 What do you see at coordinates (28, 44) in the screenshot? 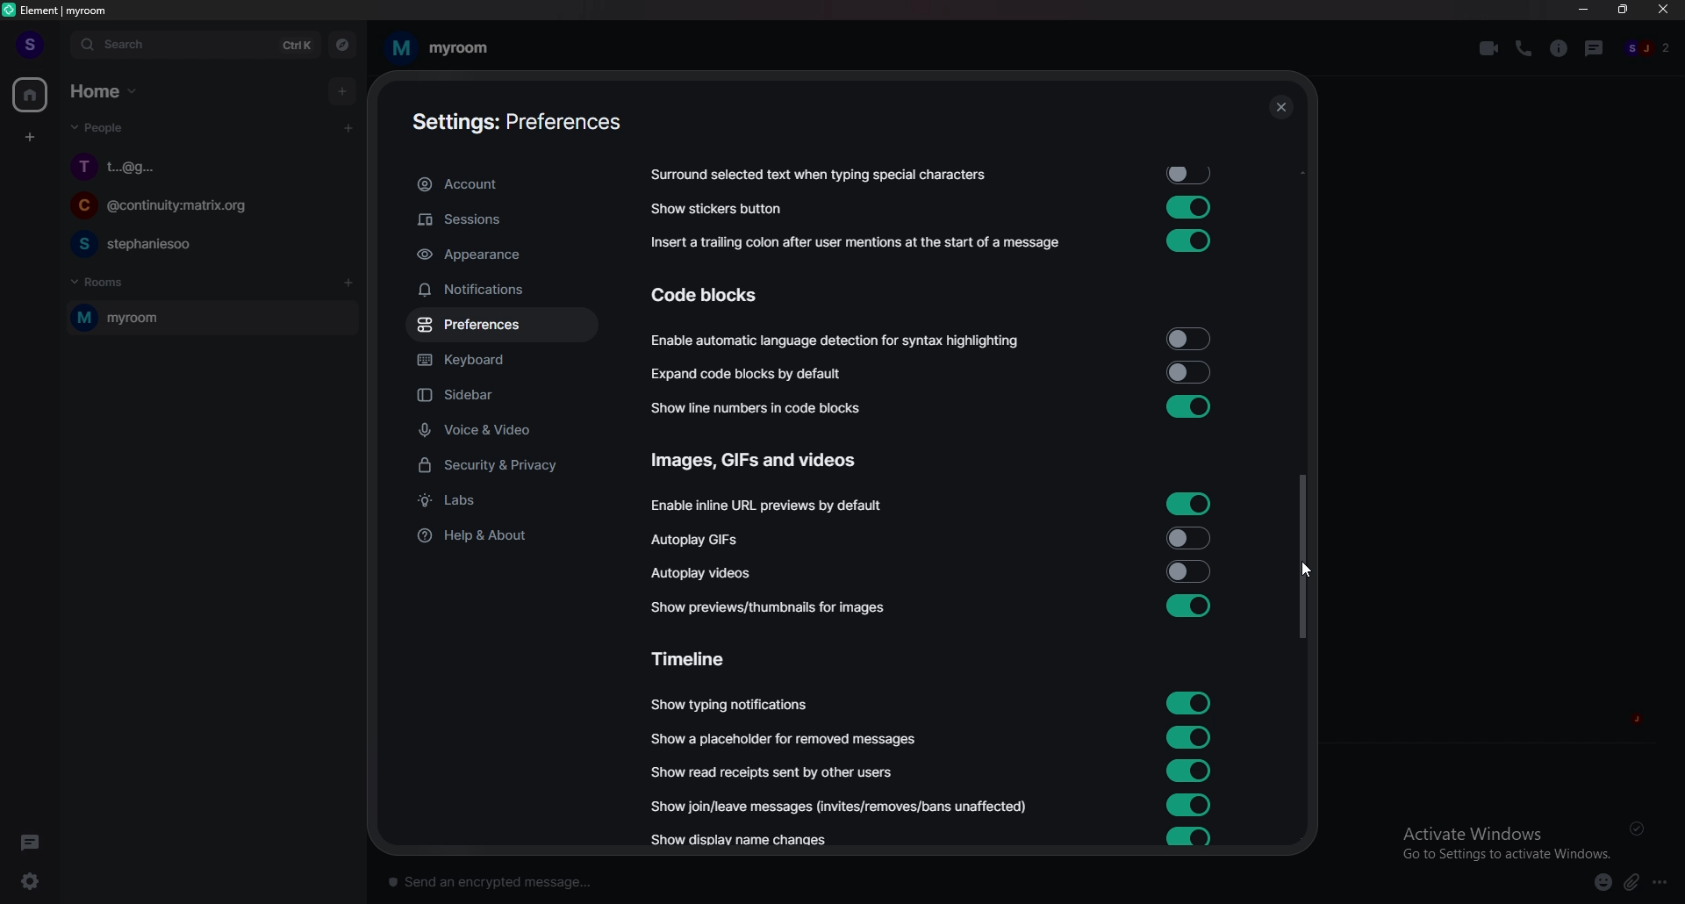
I see `profile` at bounding box center [28, 44].